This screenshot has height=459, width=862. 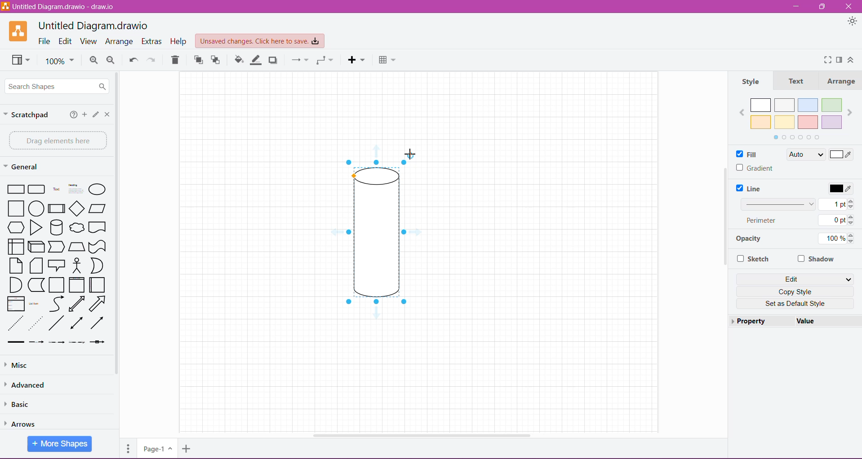 I want to click on Shadow, so click(x=275, y=60).